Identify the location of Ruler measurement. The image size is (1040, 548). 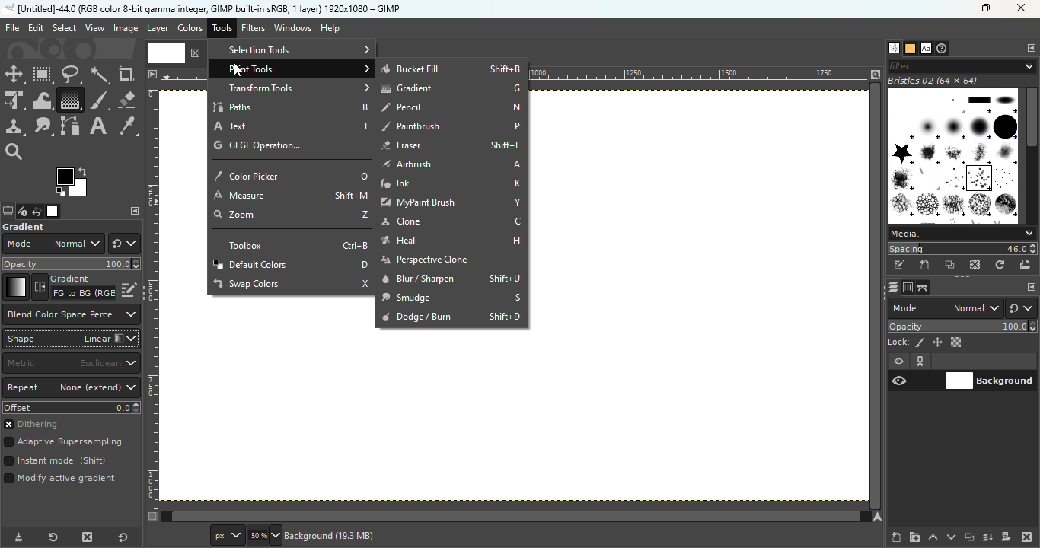
(225, 536).